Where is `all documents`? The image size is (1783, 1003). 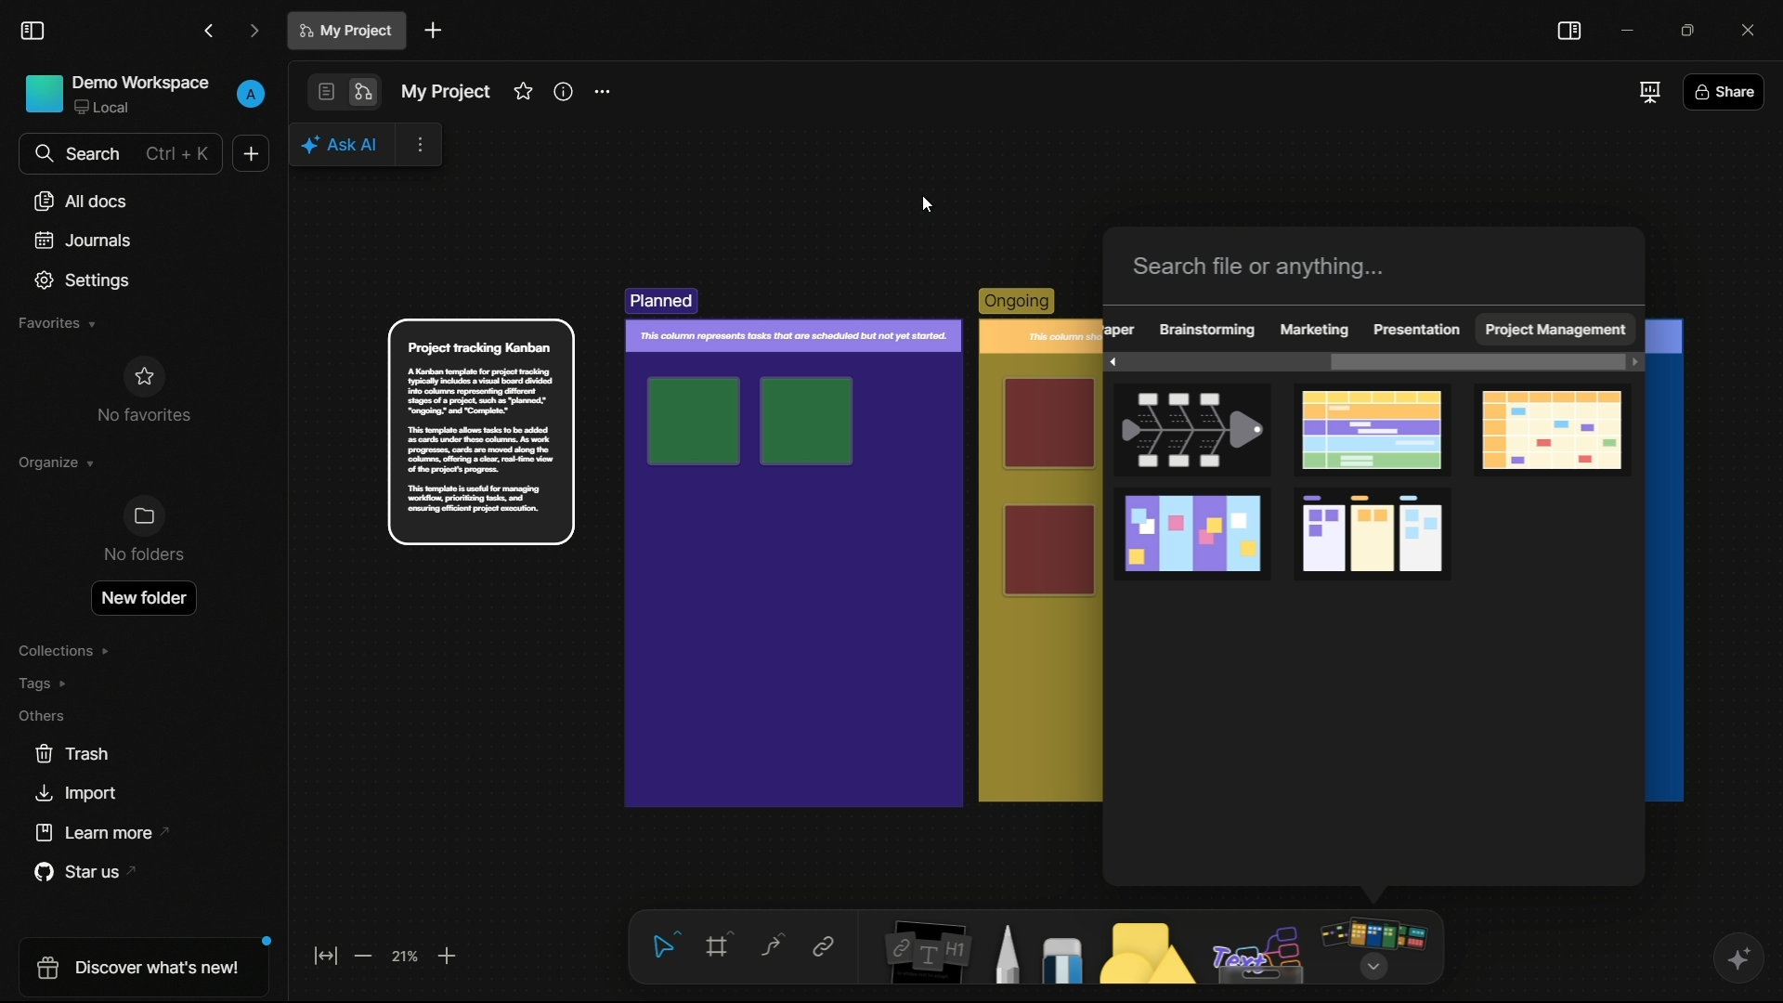 all documents is located at coordinates (83, 201).